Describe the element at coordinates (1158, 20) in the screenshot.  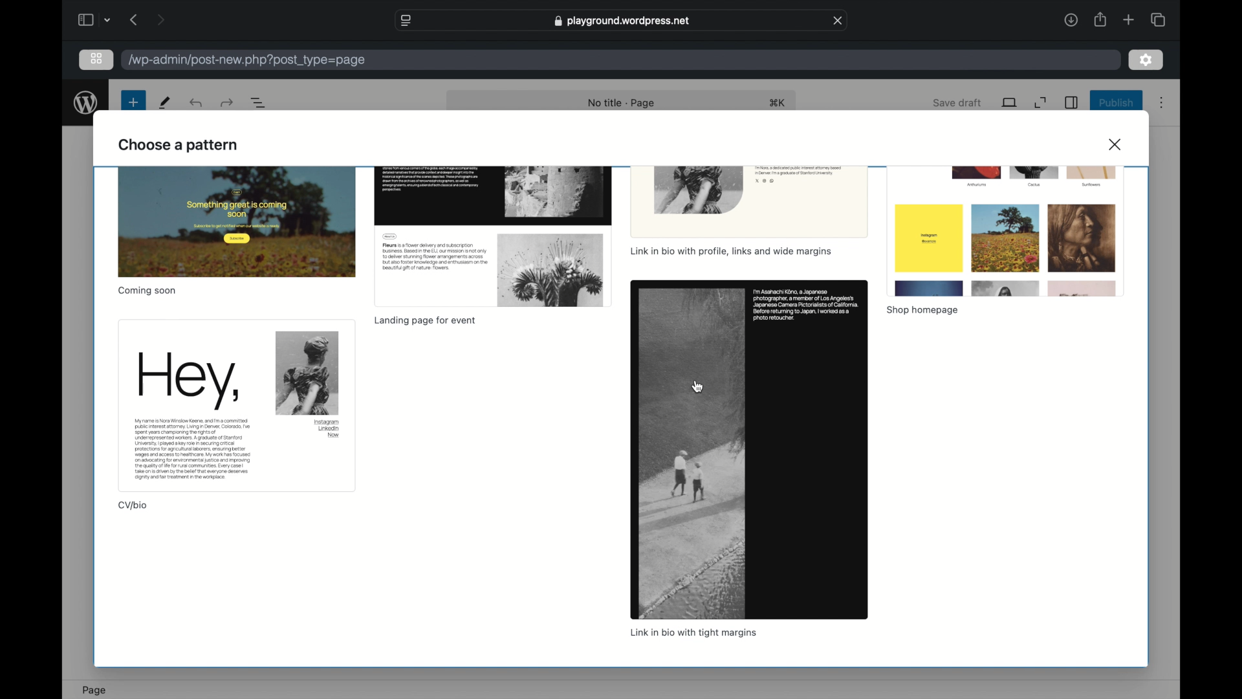
I see `show tab overview` at that location.